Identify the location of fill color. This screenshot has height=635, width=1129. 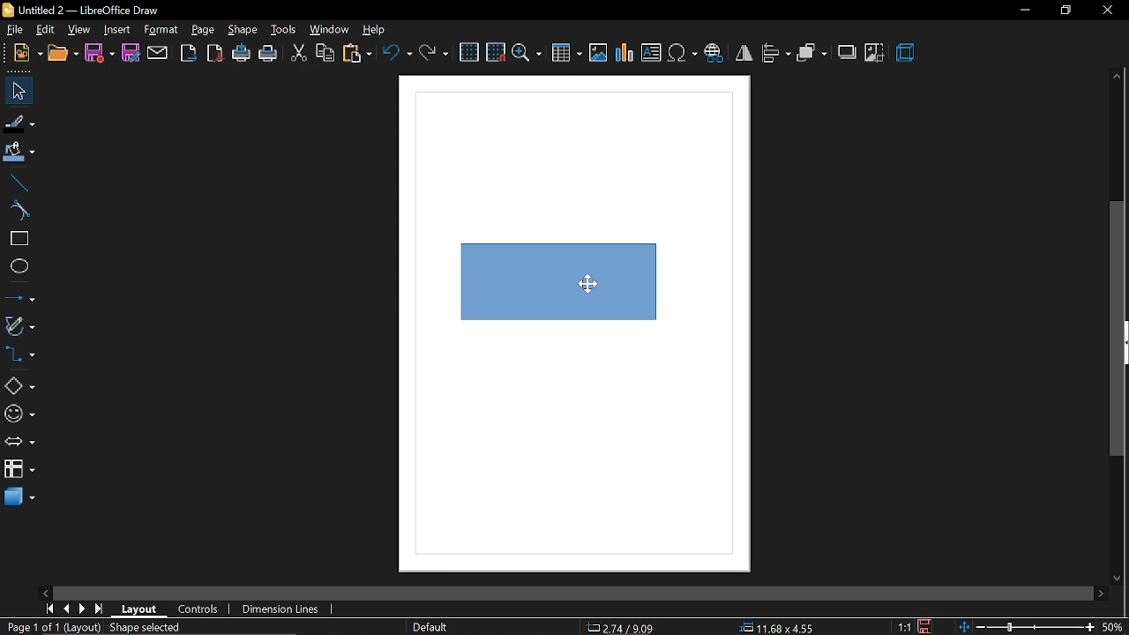
(19, 153).